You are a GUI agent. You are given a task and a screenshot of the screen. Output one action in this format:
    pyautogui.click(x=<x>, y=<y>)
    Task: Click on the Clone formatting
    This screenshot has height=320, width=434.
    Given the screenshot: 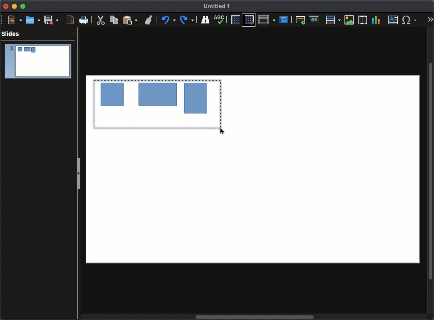 What is the action you would take?
    pyautogui.click(x=149, y=20)
    